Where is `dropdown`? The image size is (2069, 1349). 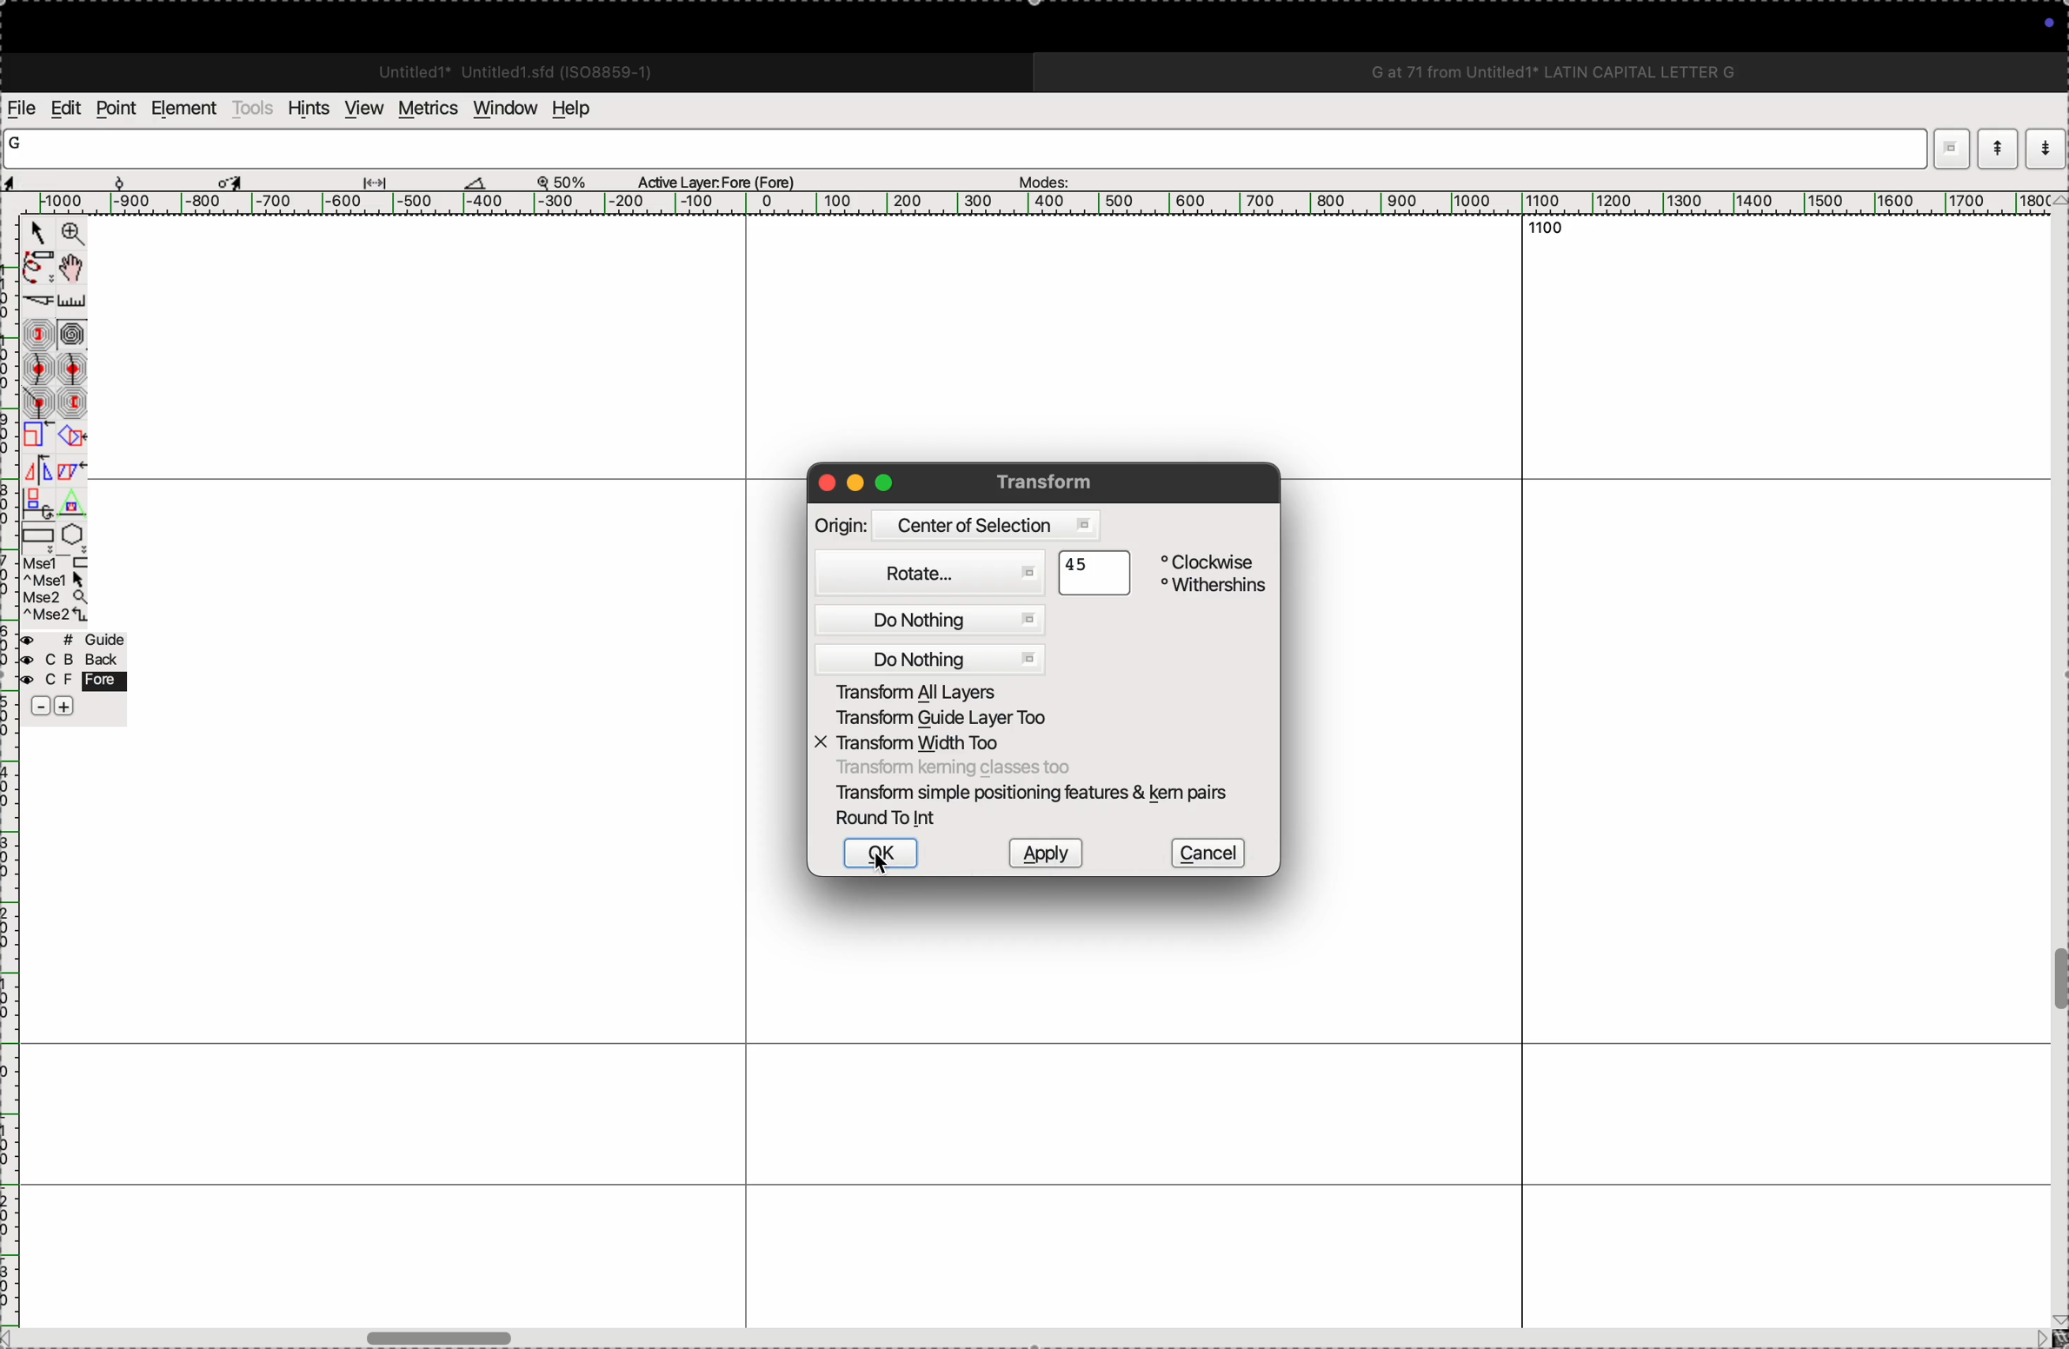 dropdown is located at coordinates (1951, 147).